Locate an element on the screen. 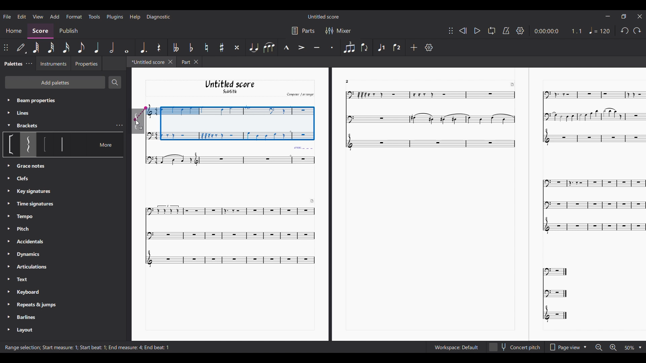  Palette settings is located at coordinates (29, 64).